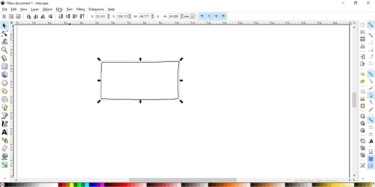 Image resolution: width=375 pixels, height=187 pixels. I want to click on file, so click(4, 9).